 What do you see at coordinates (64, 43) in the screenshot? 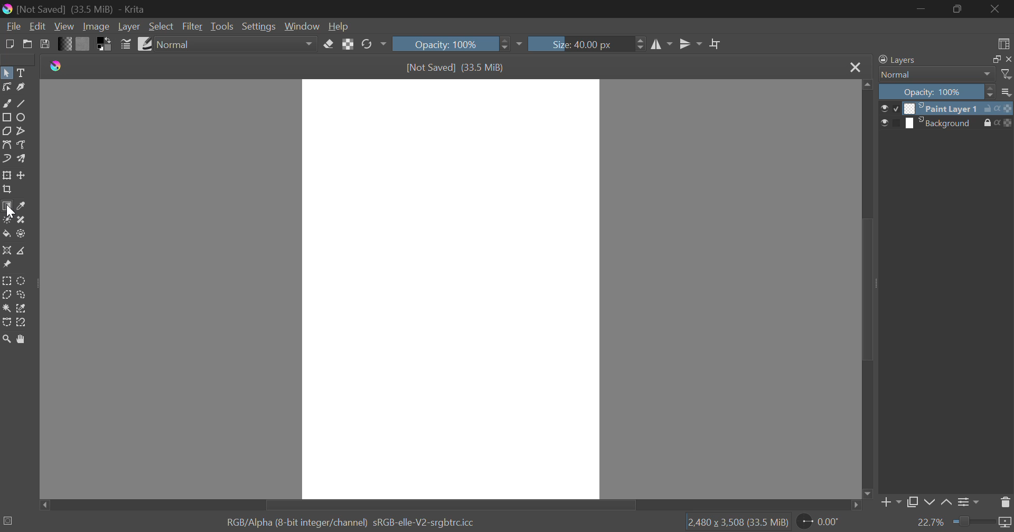
I see `Gradient` at bounding box center [64, 43].